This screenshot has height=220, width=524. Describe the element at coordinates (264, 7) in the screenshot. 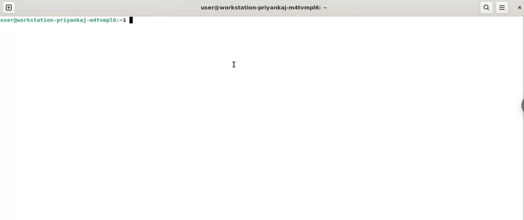

I see `user@workstation-priyankaj-m4tvmpl6:` at that location.